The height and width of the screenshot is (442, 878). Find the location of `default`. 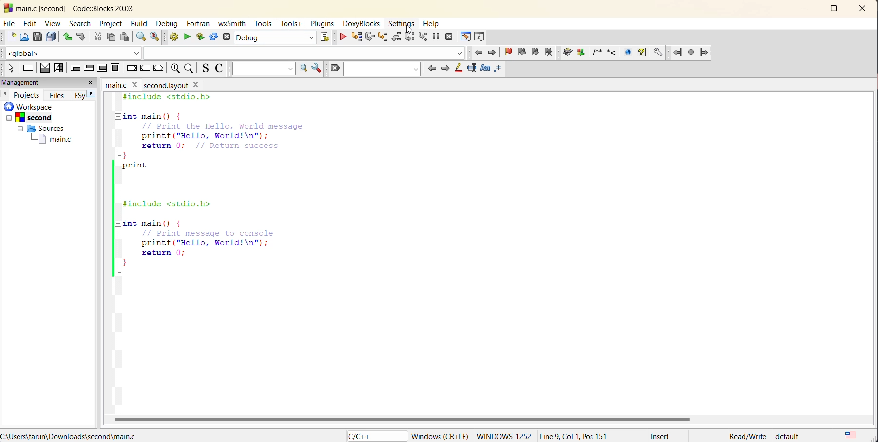

default is located at coordinates (799, 436).